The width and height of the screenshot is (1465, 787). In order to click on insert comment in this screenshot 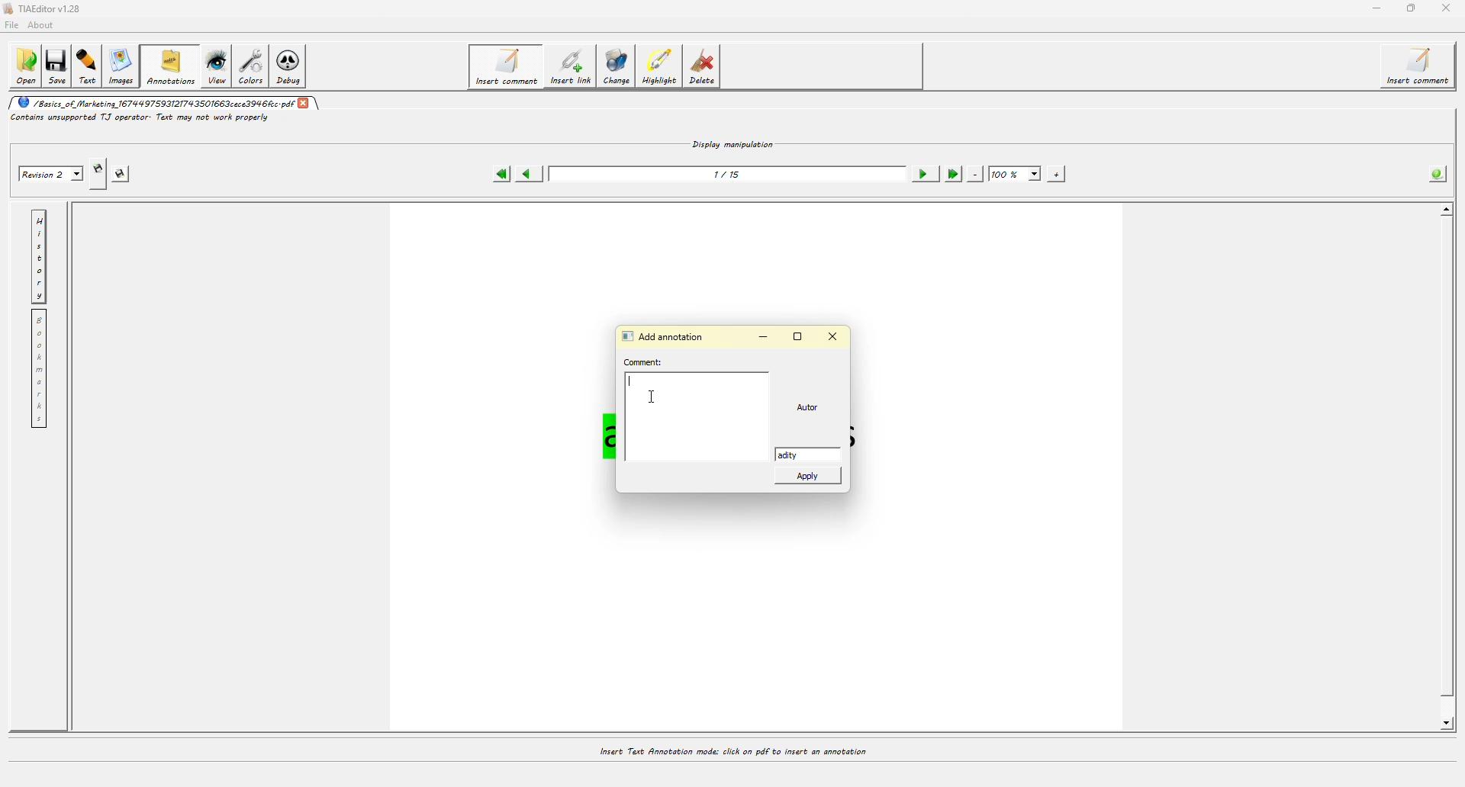, I will do `click(1422, 66)`.